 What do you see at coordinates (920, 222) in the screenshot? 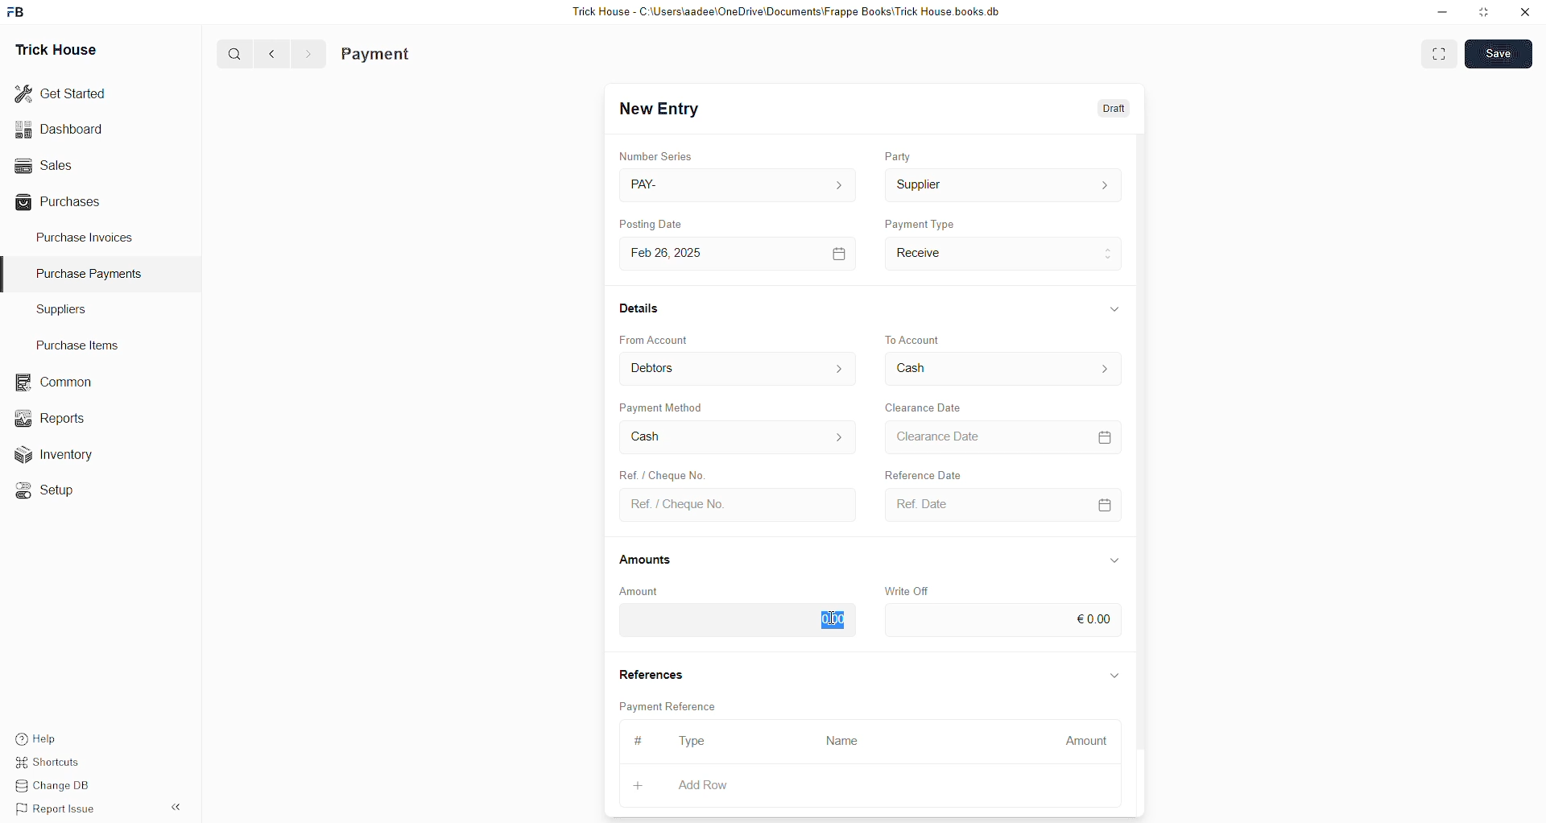
I see `Payment Type` at bounding box center [920, 222].